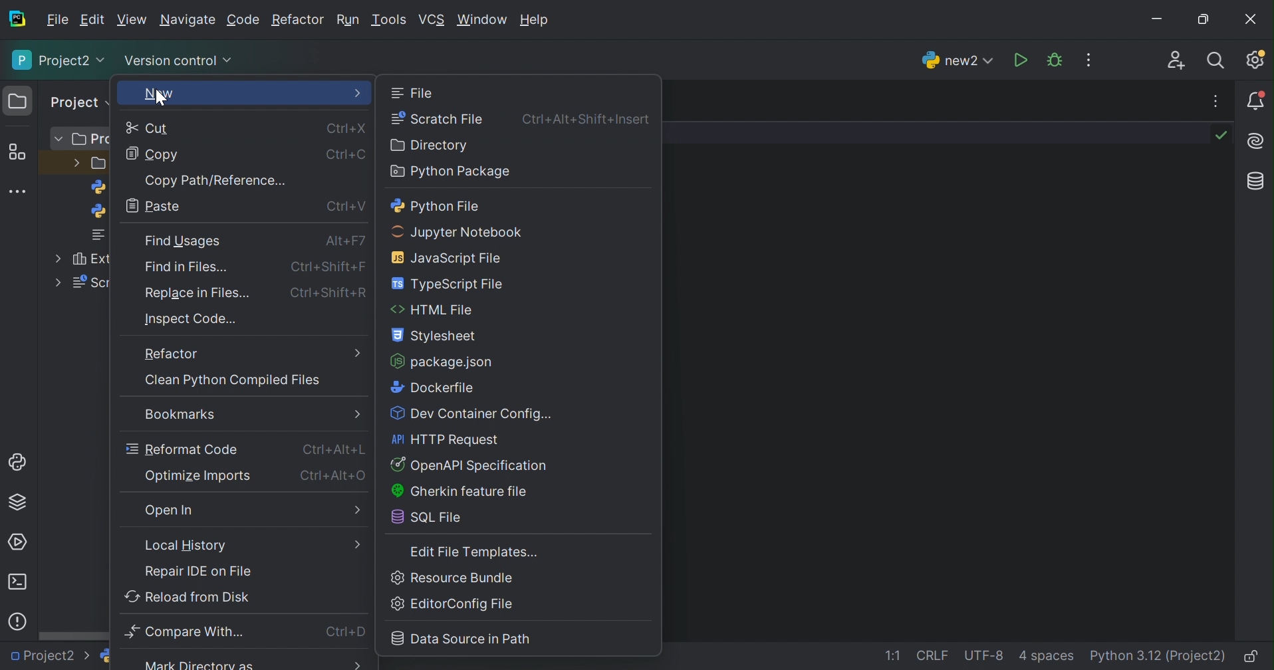  What do you see at coordinates (92, 140) in the screenshot?
I see `Pro` at bounding box center [92, 140].